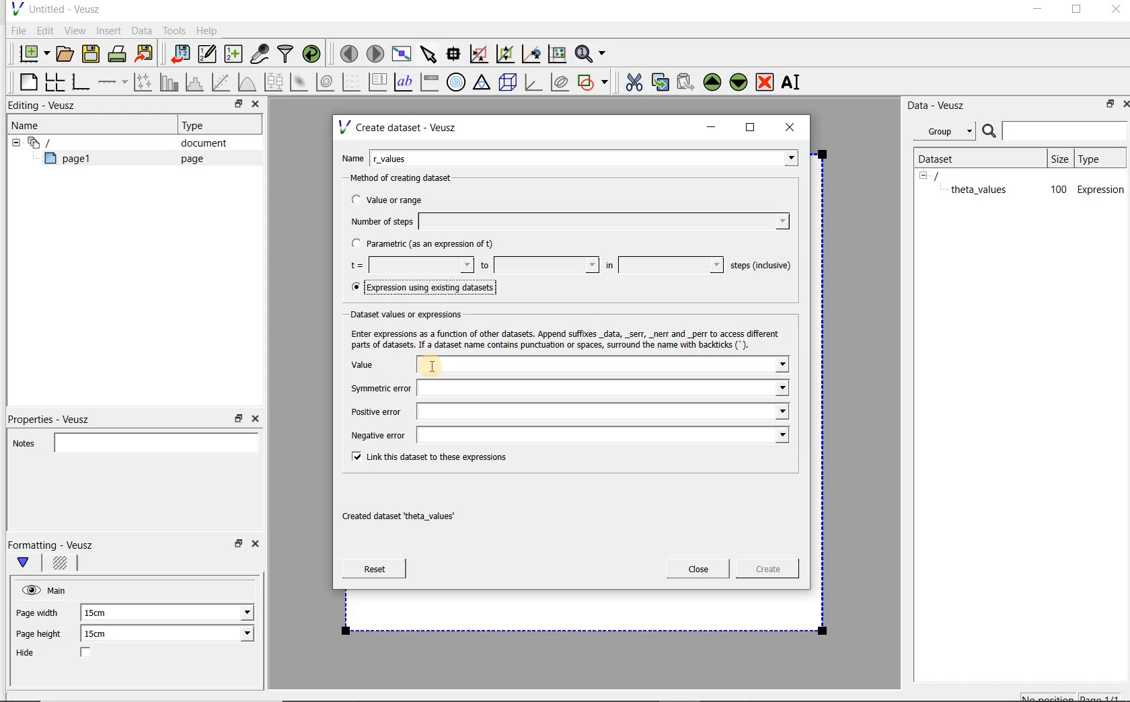 This screenshot has width=1130, height=702. What do you see at coordinates (1098, 158) in the screenshot?
I see `Type` at bounding box center [1098, 158].